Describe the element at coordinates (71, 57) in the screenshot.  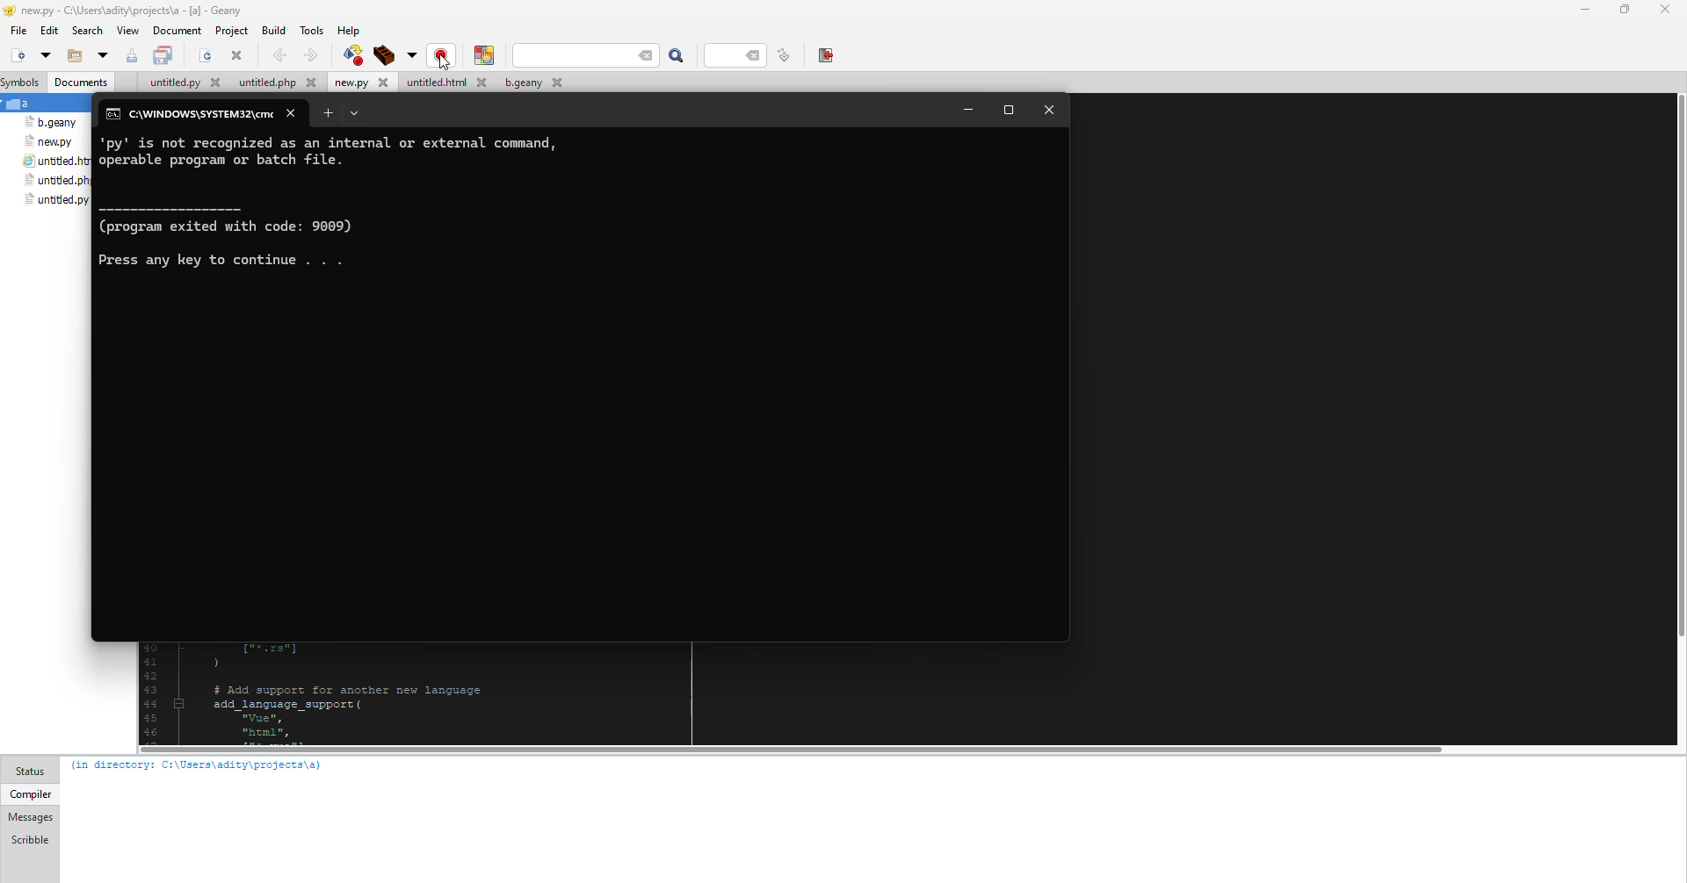
I see `open` at that location.